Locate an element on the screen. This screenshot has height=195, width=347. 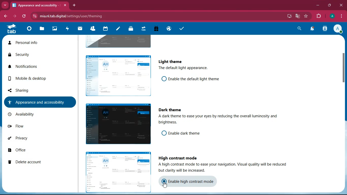
notifications is located at coordinates (28, 67).